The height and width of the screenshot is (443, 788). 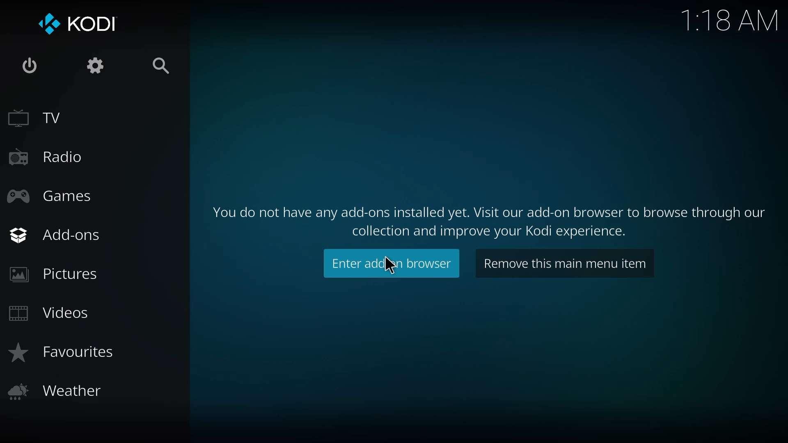 I want to click on search, so click(x=160, y=66).